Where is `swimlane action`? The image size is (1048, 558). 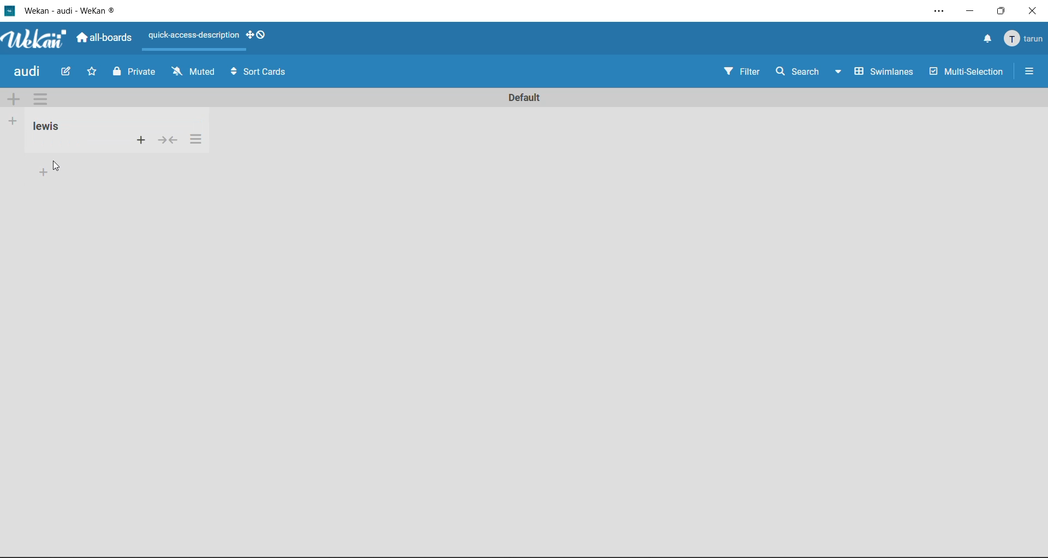
swimlane action is located at coordinates (39, 98).